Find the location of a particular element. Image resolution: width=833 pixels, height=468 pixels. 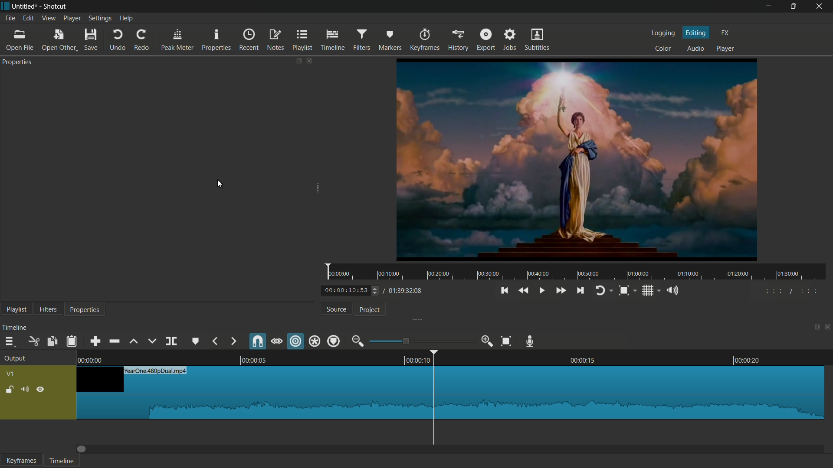

previous marker is located at coordinates (215, 341).